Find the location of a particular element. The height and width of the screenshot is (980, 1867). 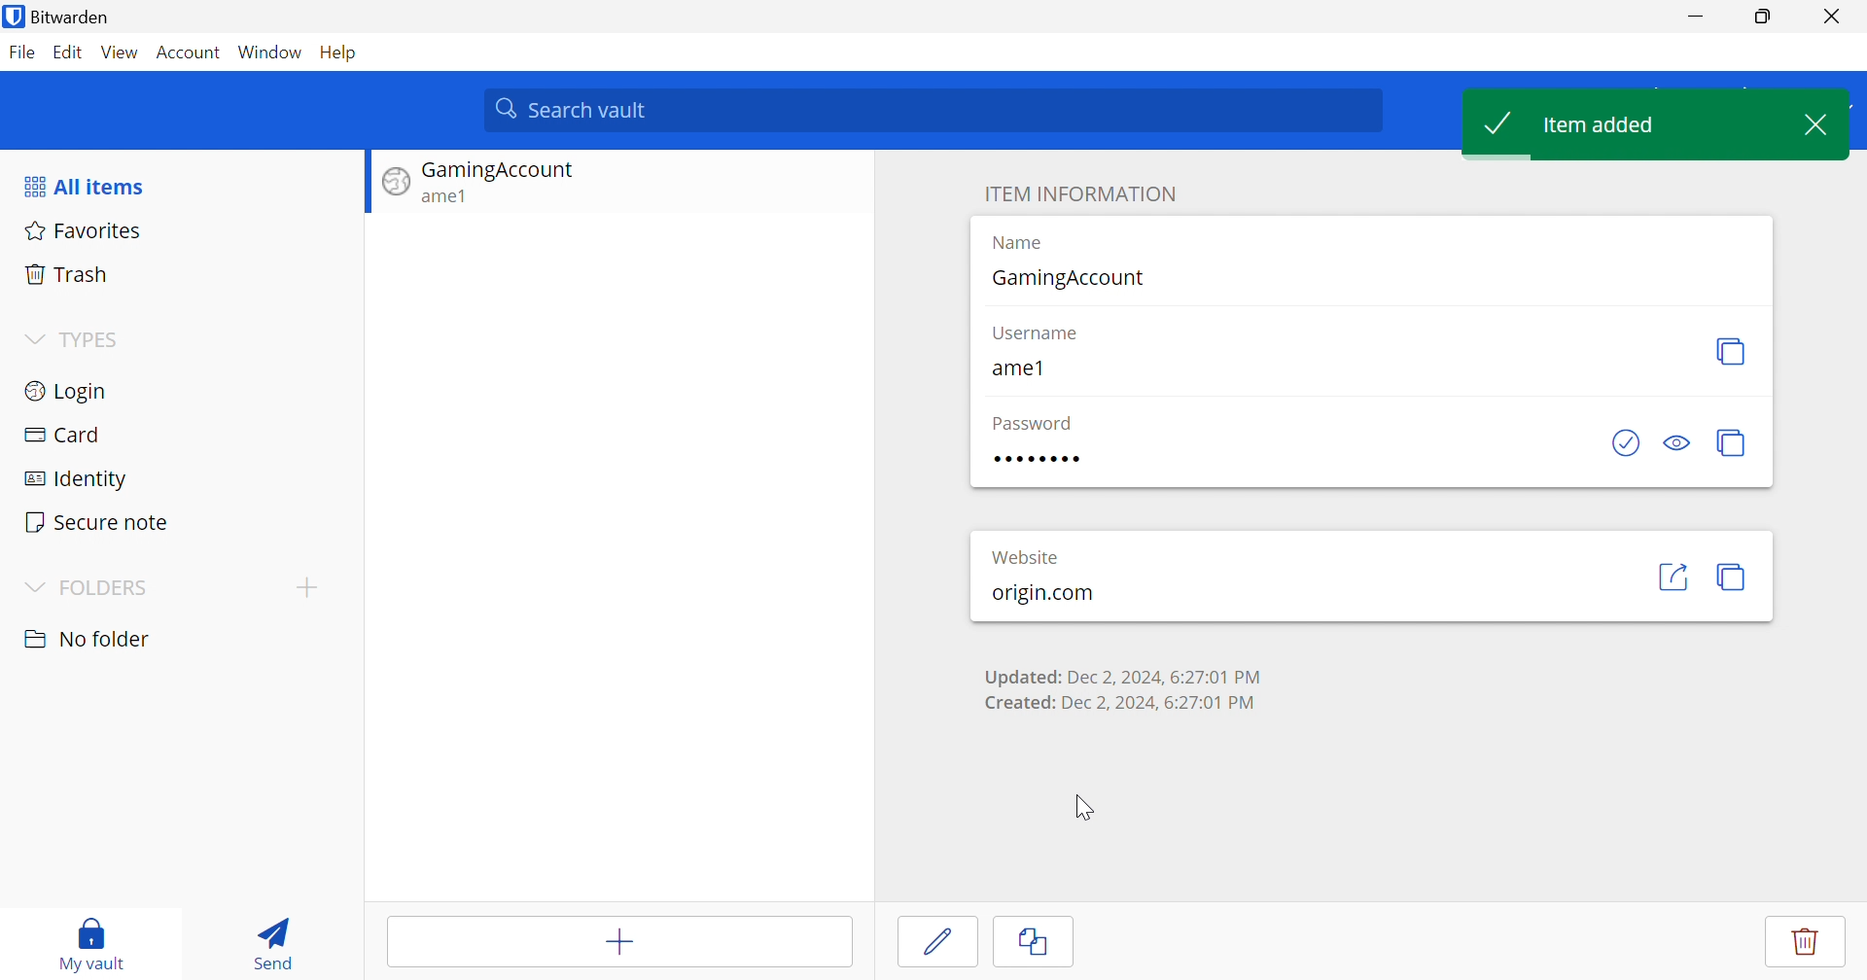

Add folder is located at coordinates (312, 586).